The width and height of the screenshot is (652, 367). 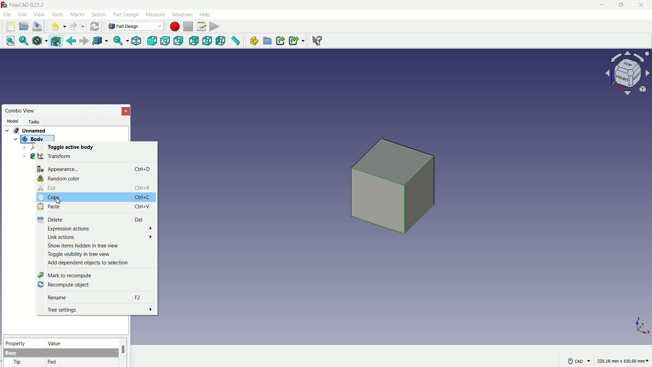 I want to click on bottom view, so click(x=208, y=41).